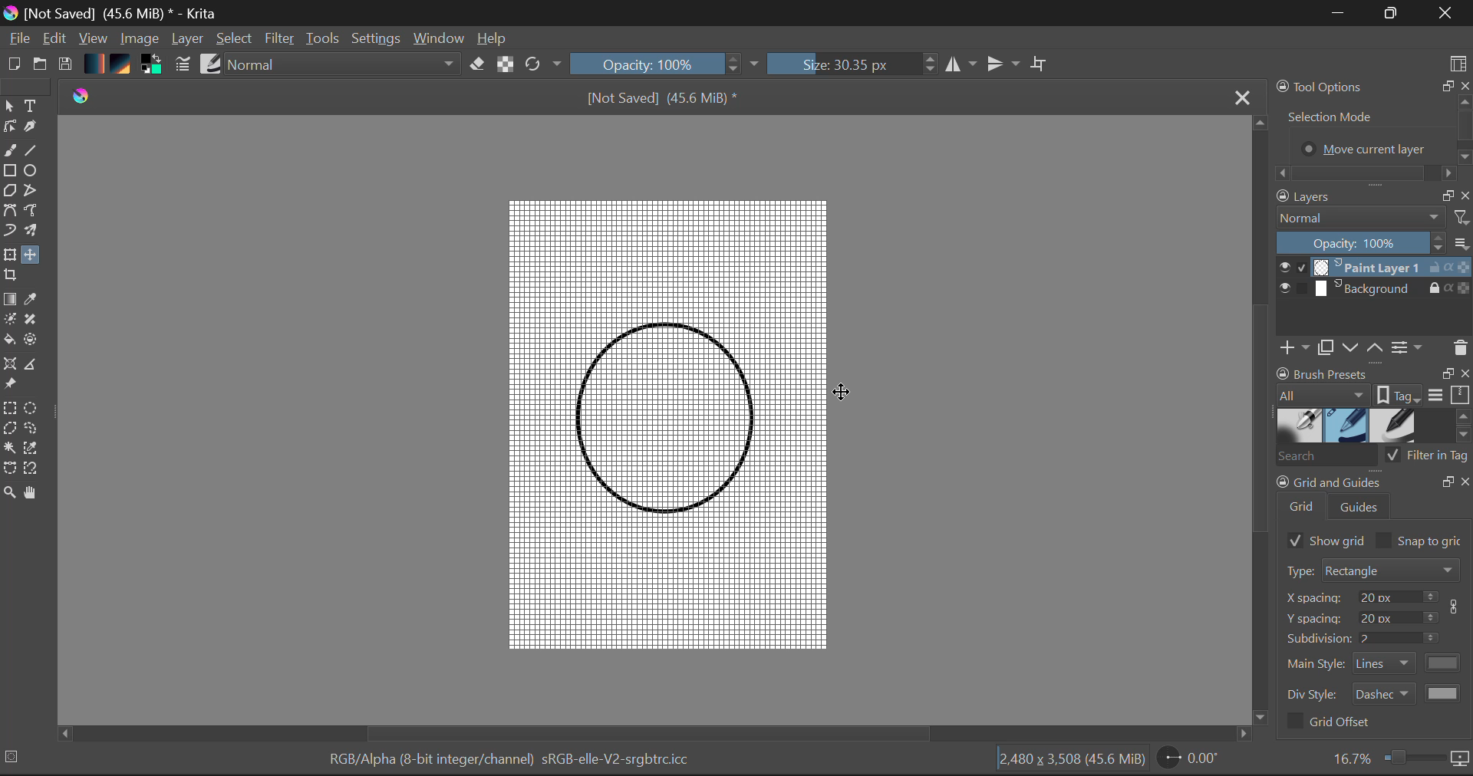 This screenshot has width=1473, height=776. Describe the element at coordinates (34, 170) in the screenshot. I see `Elipses` at that location.